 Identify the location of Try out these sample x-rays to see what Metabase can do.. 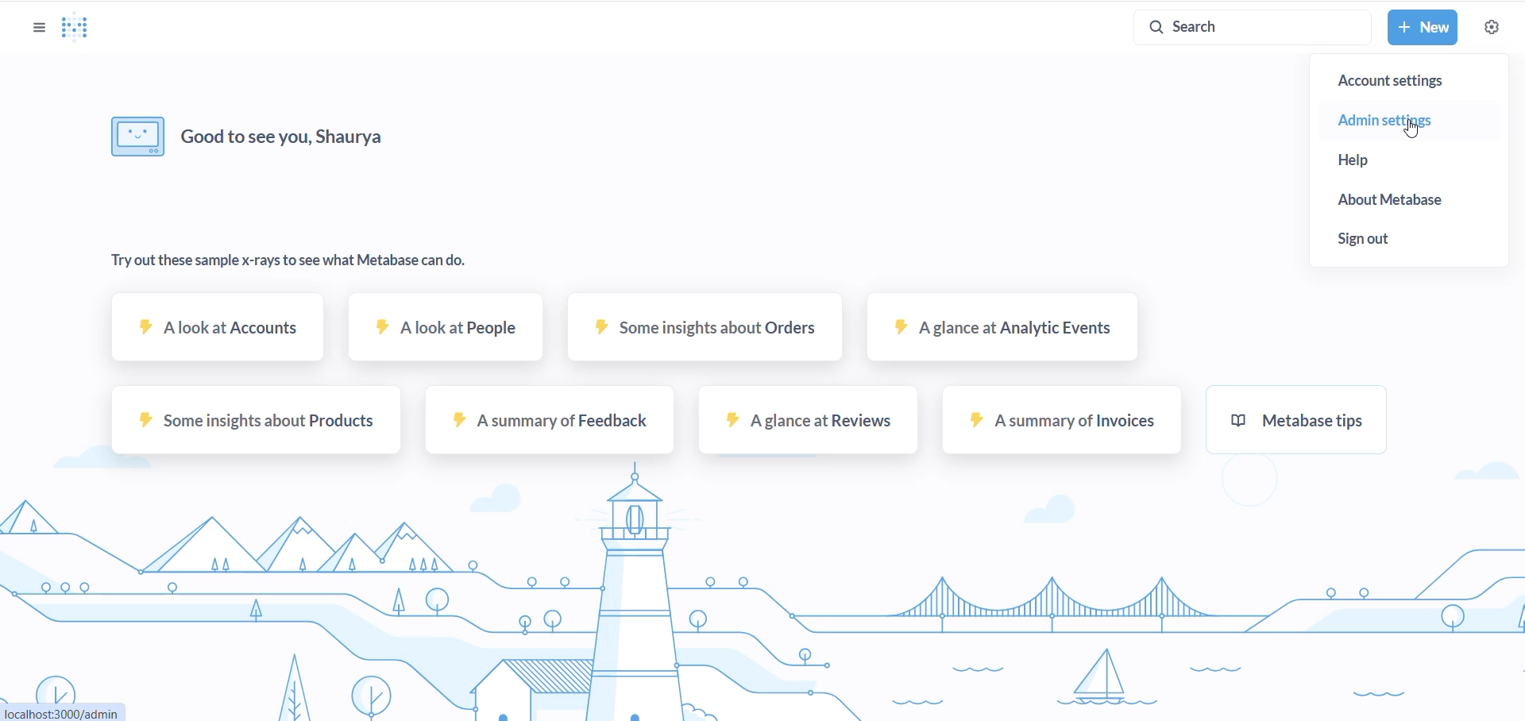
(288, 263).